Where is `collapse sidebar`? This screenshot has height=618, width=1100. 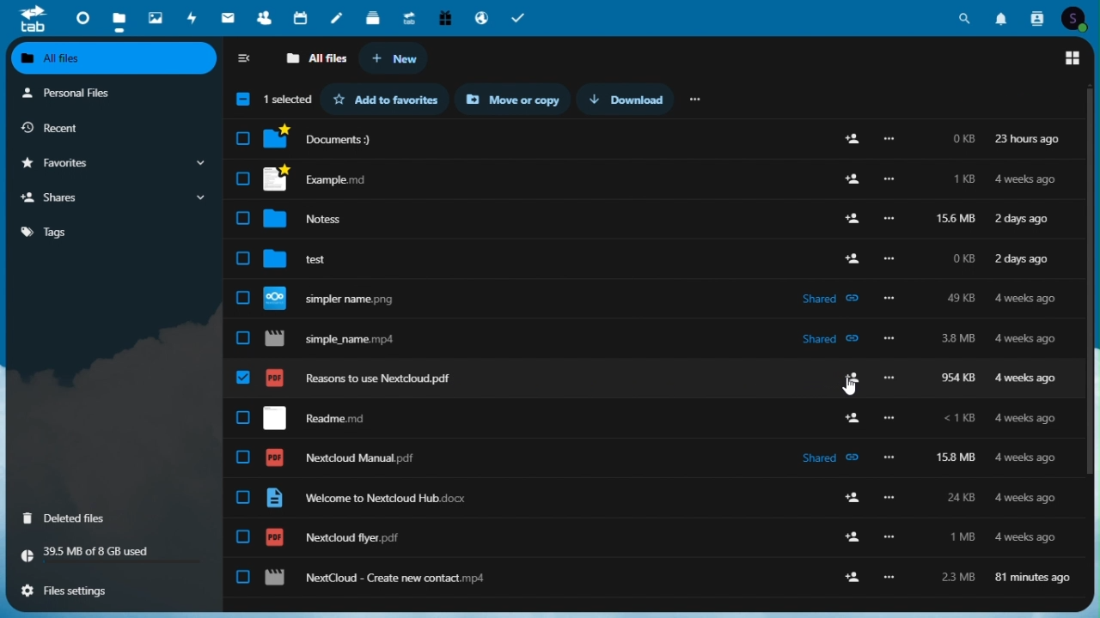
collapse sidebar is located at coordinates (248, 58).